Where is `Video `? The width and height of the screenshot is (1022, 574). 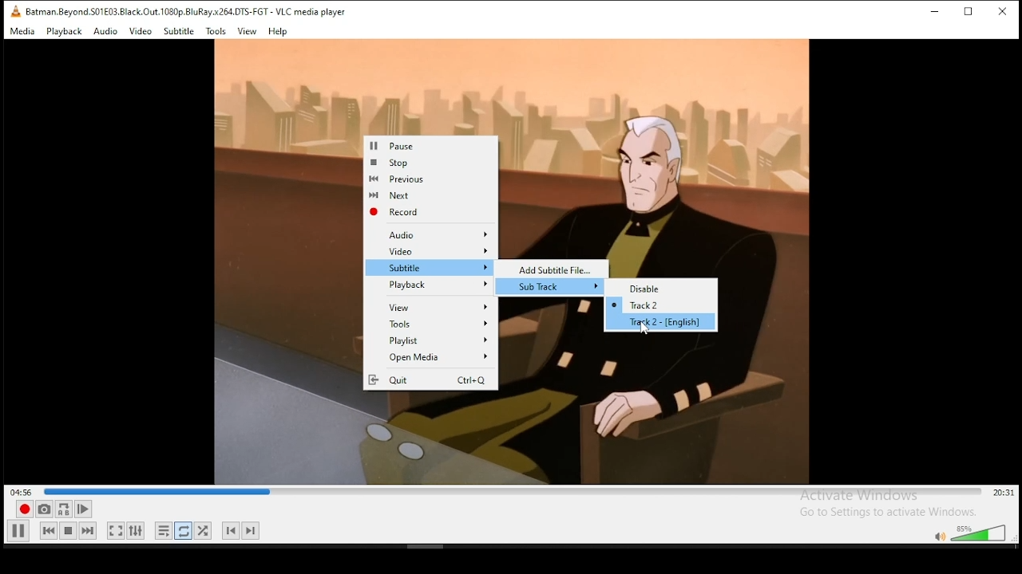
Video  is located at coordinates (434, 251).